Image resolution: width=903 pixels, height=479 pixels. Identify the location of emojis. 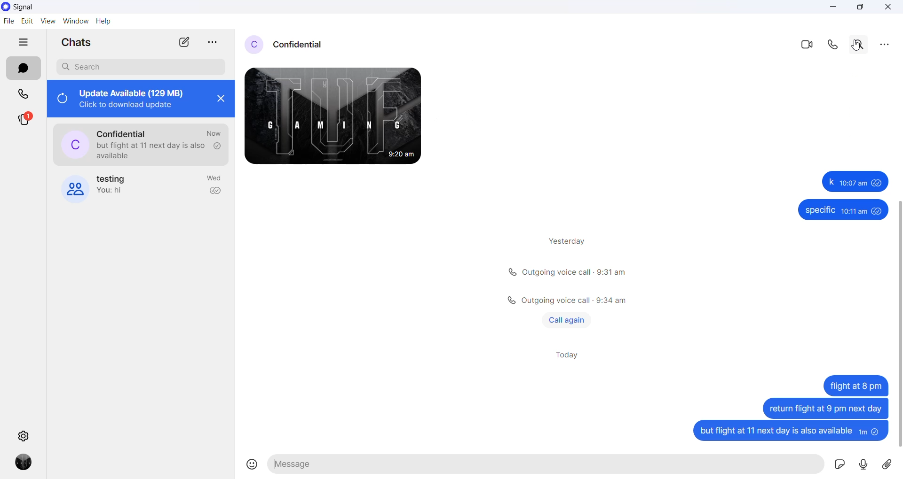
(252, 465).